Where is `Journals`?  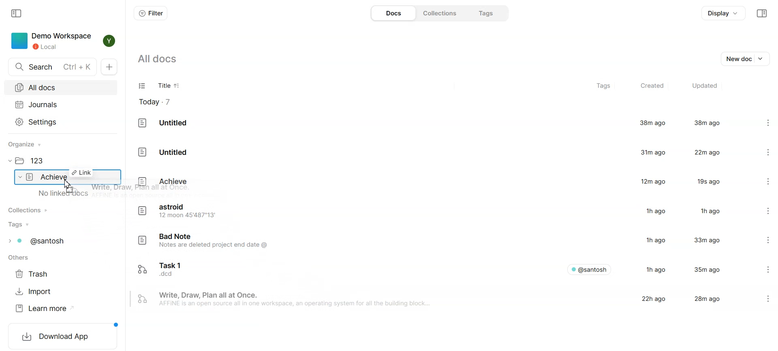
Journals is located at coordinates (60, 104).